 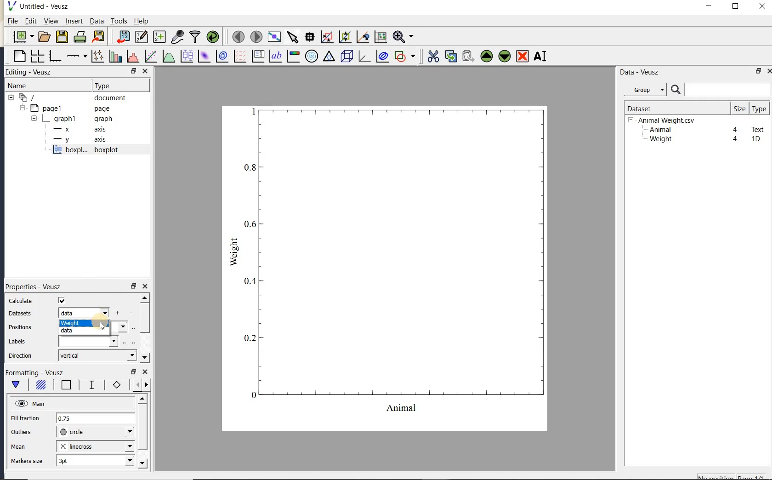 I want to click on export to graphics format, so click(x=99, y=36).